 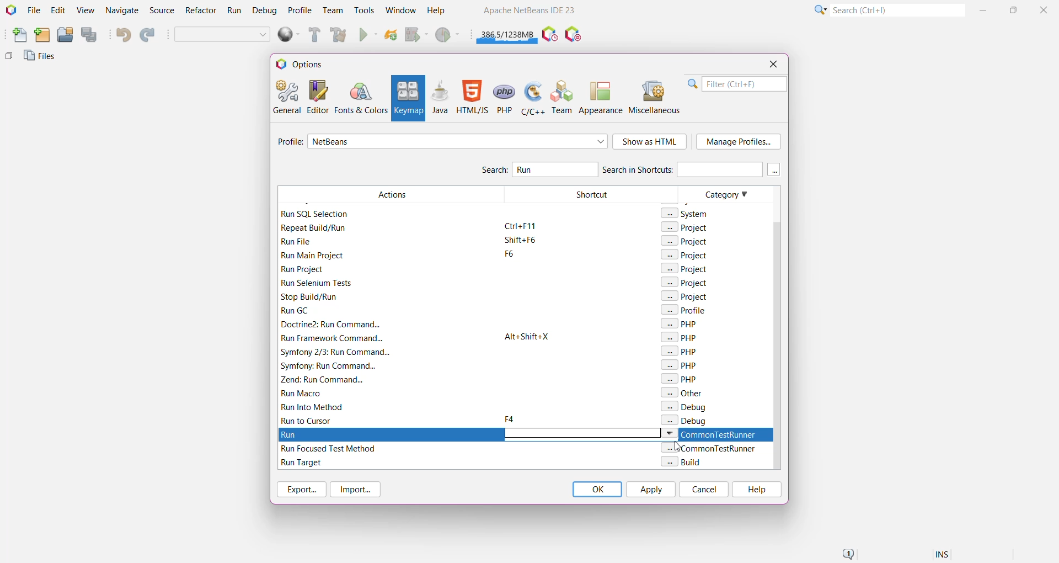 What do you see at coordinates (527, 435) in the screenshot?
I see `Run Action highlighted` at bounding box center [527, 435].